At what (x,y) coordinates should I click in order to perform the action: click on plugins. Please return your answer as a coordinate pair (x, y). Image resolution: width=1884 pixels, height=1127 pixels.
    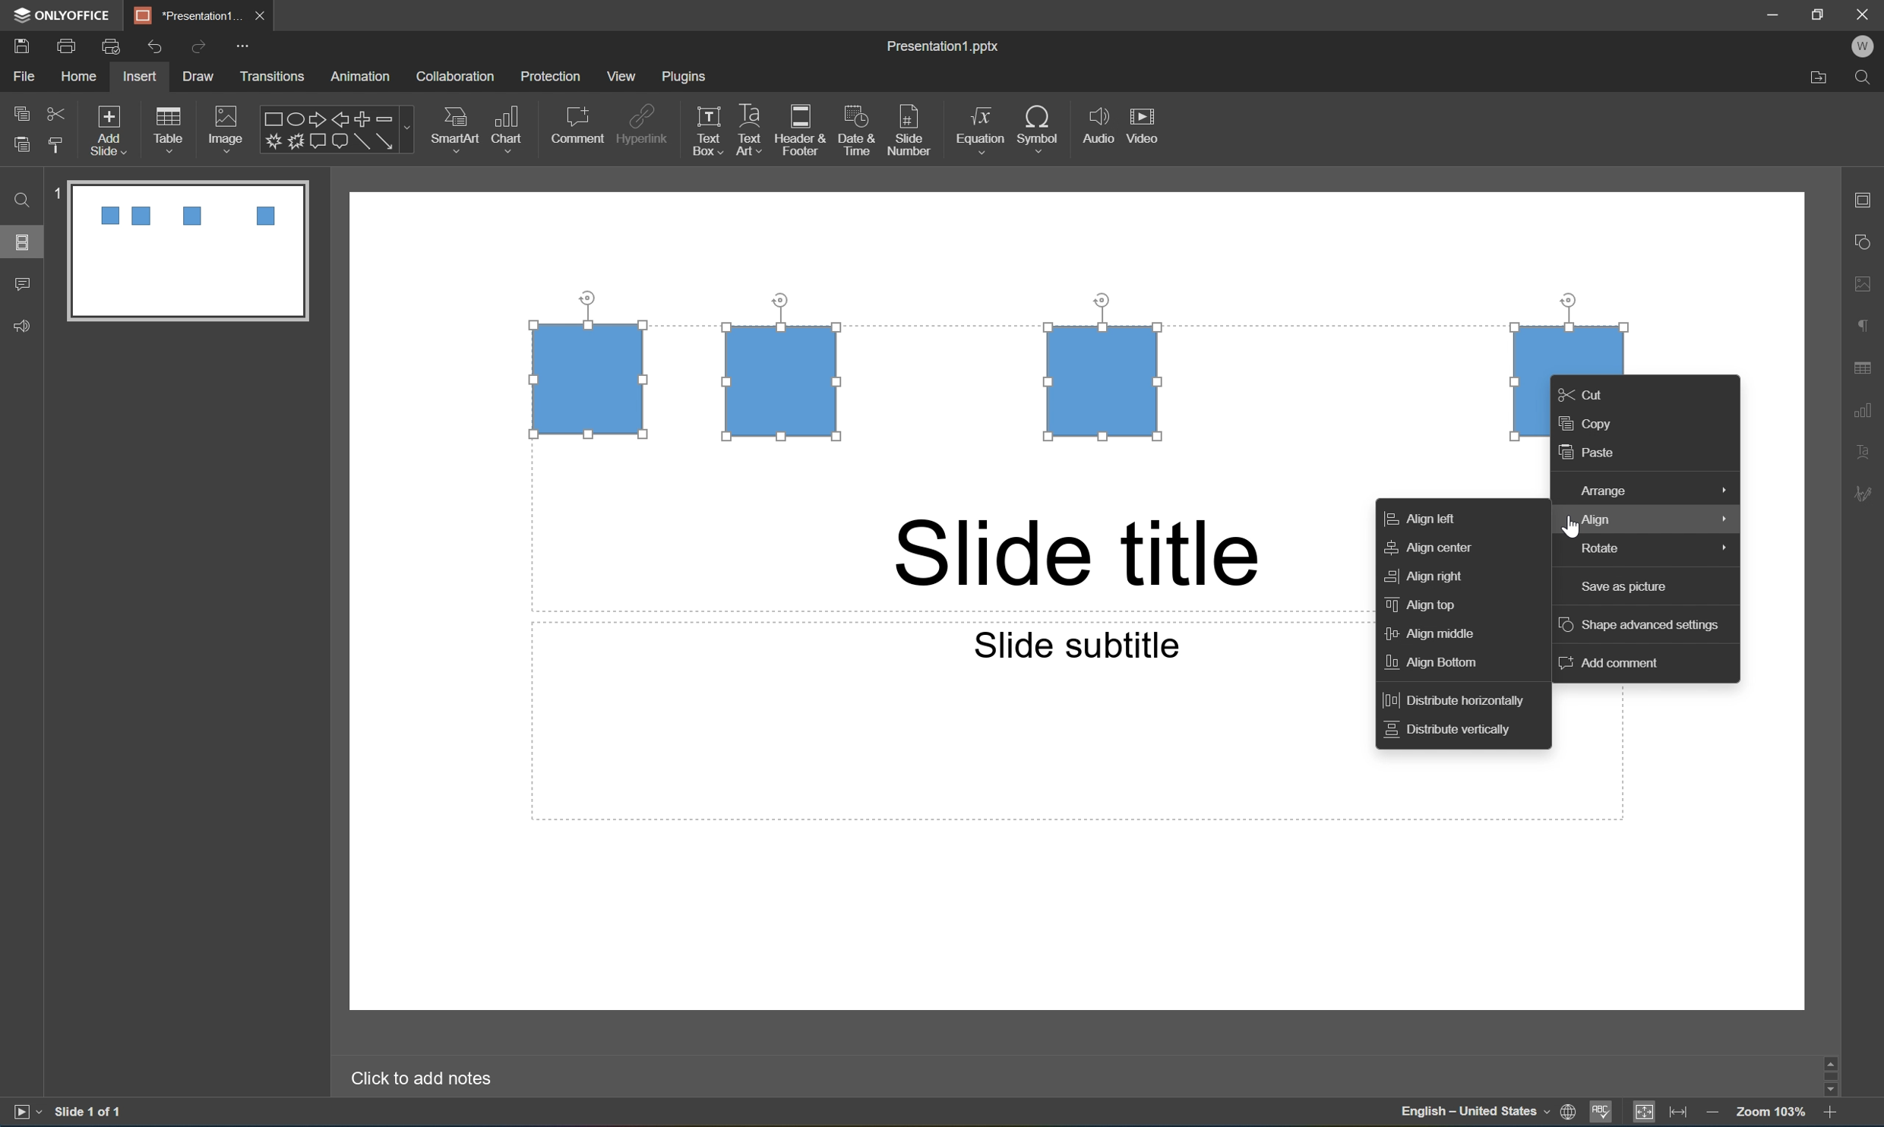
    Looking at the image, I should click on (687, 77).